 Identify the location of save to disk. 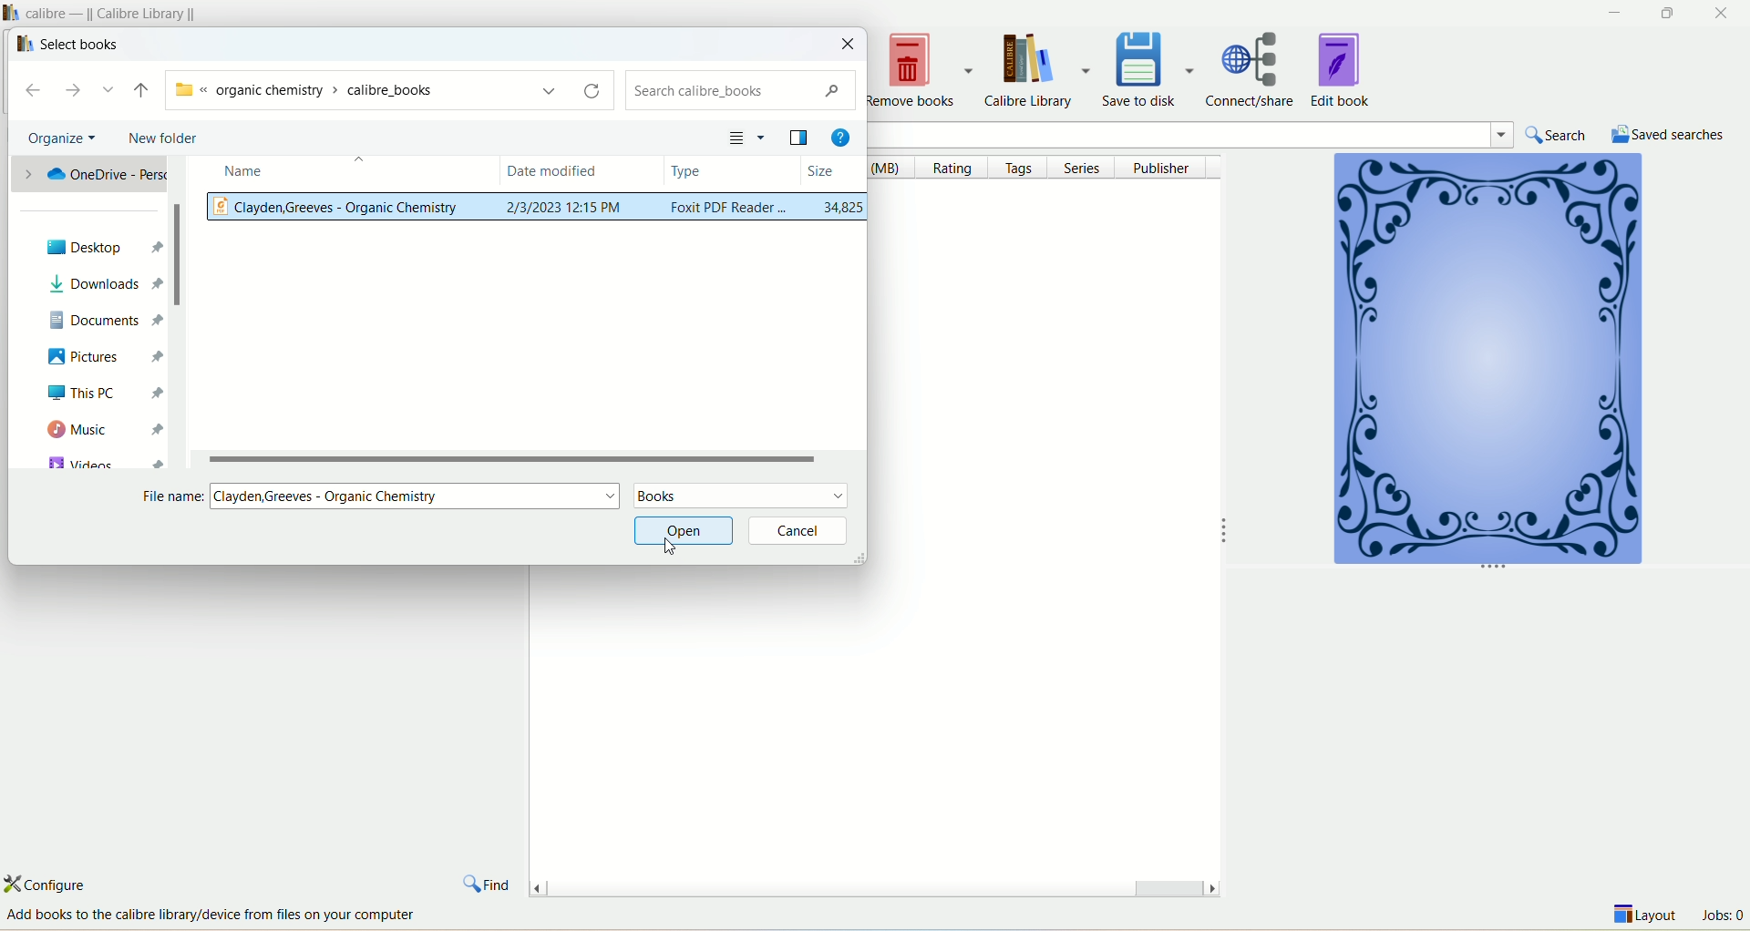
(1151, 67).